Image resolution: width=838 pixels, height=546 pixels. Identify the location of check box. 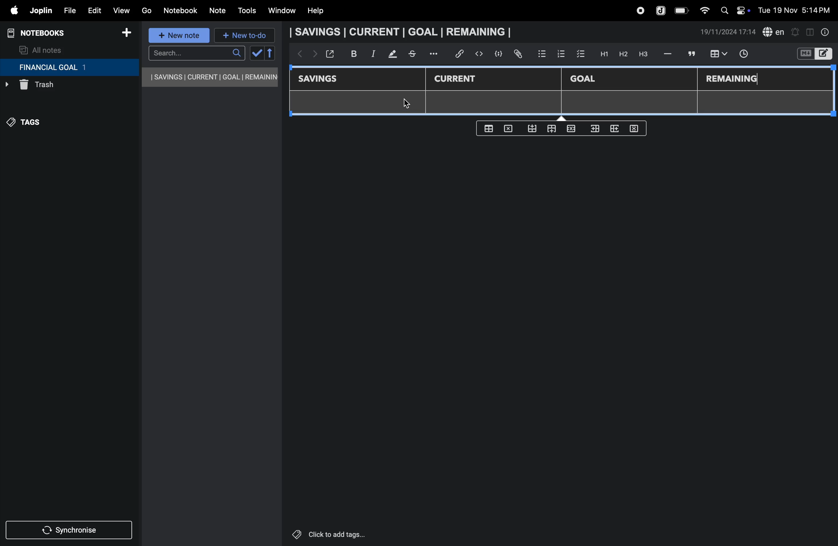
(581, 54).